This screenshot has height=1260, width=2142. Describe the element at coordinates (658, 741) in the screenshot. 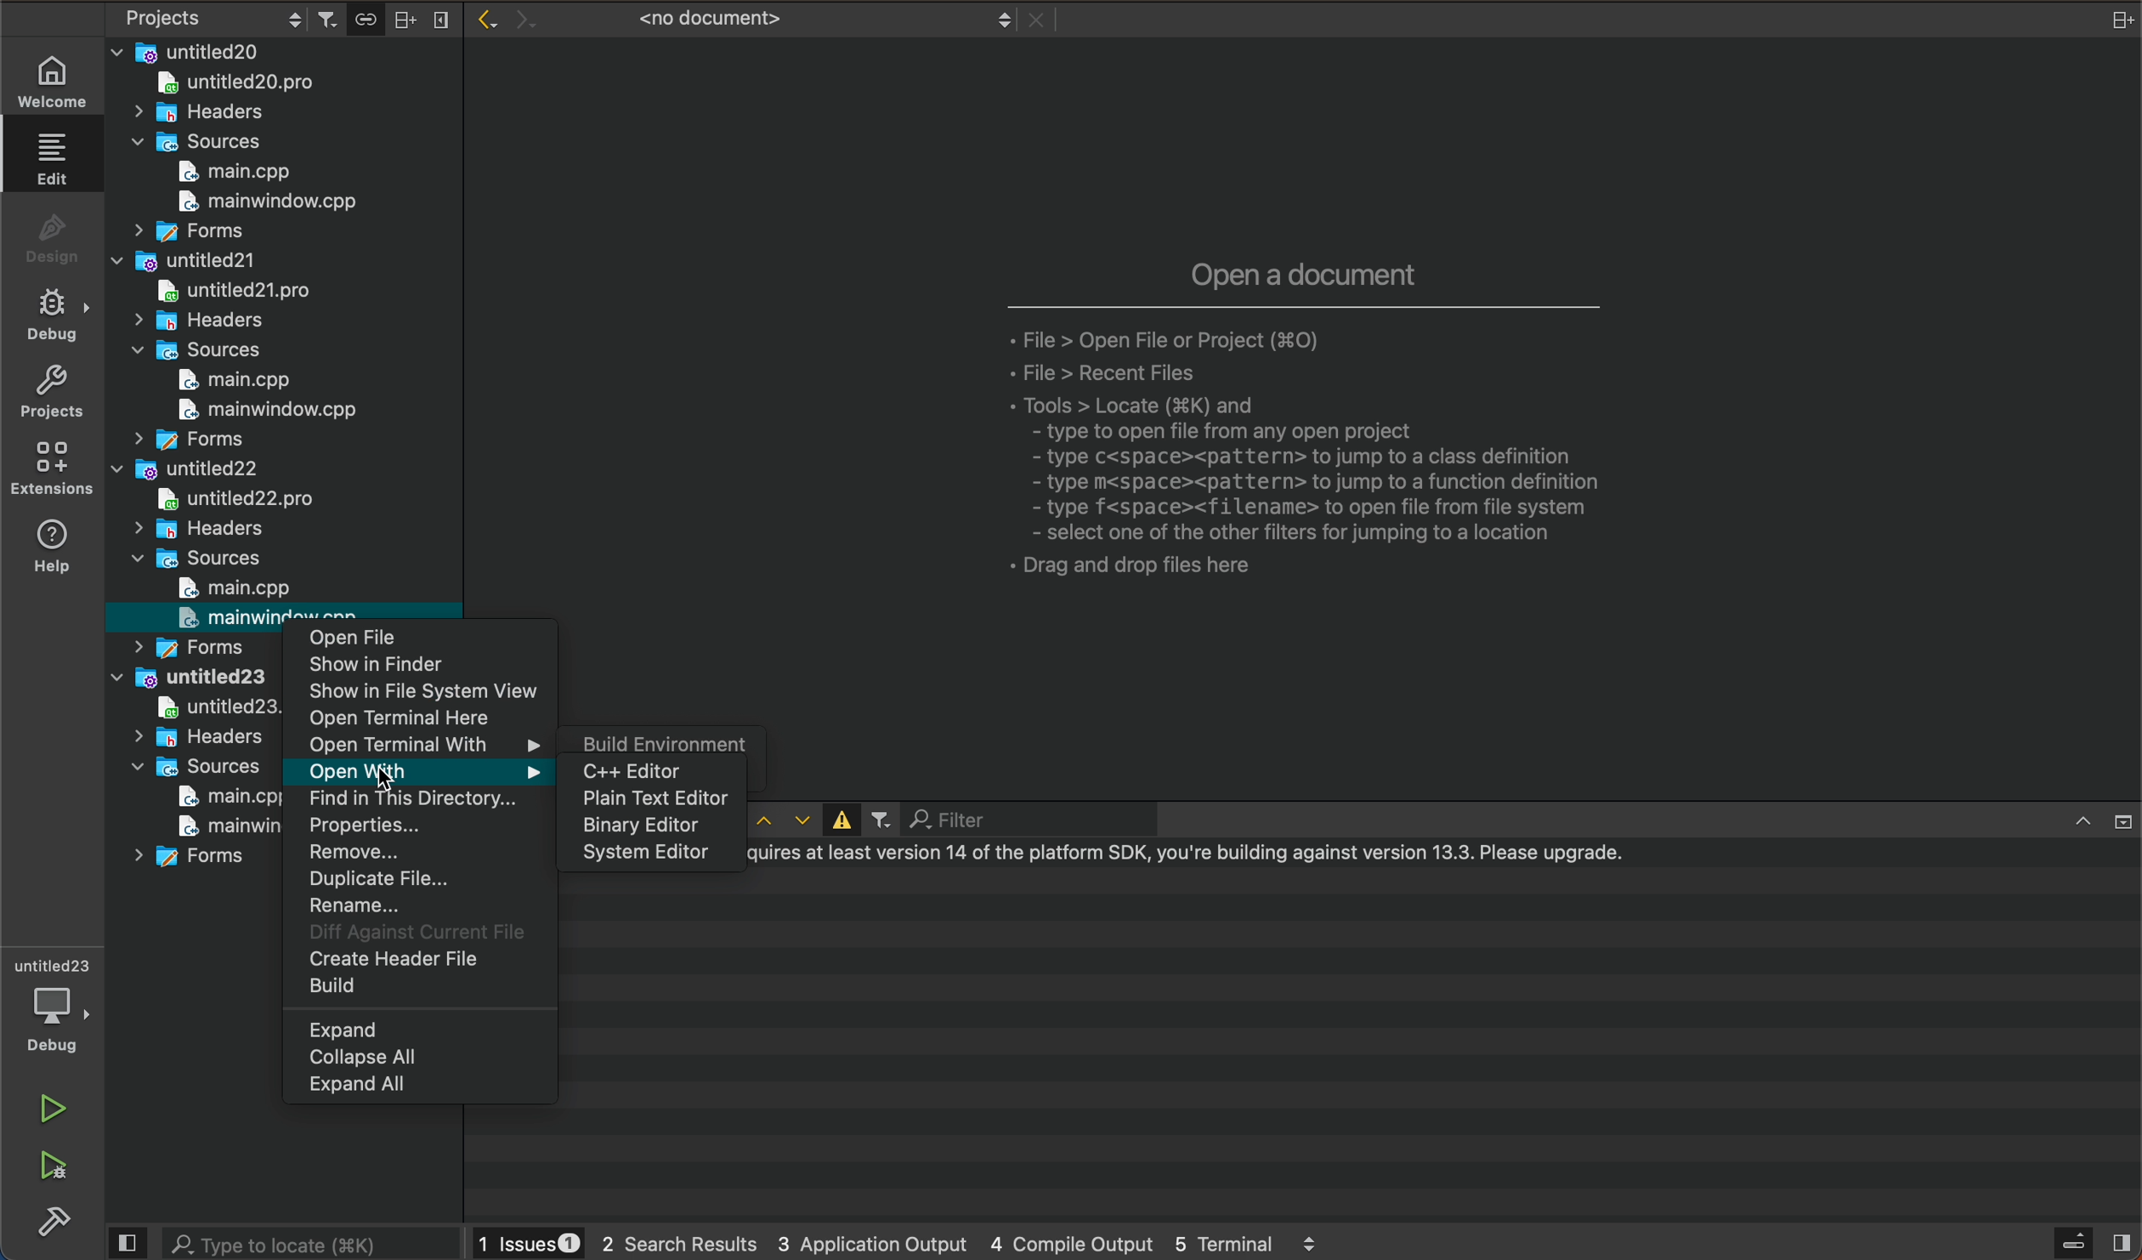

I see `build environment` at that location.